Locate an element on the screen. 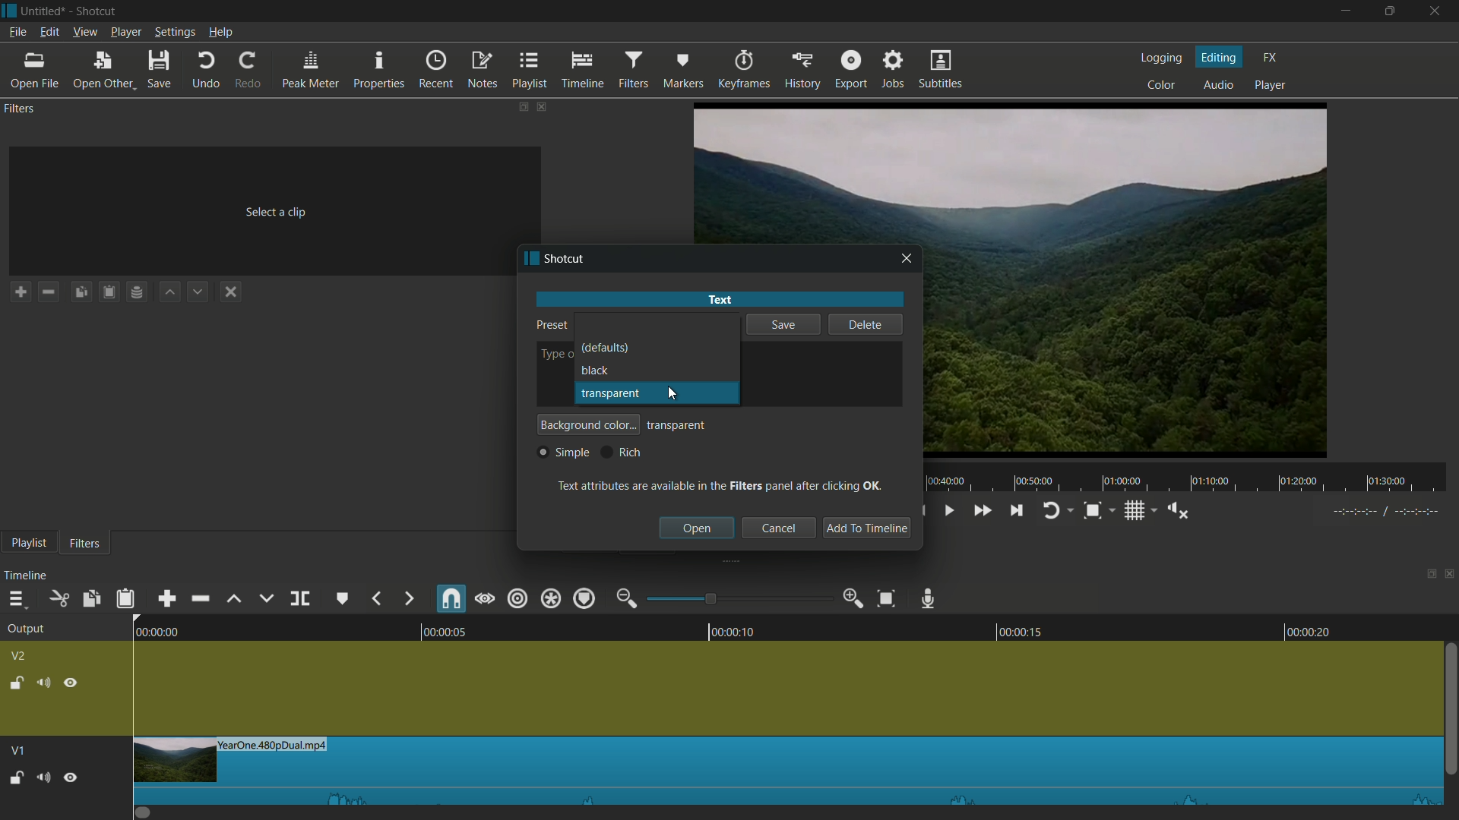 The height and width of the screenshot is (820, 1459). 00:00:10 is located at coordinates (736, 629).